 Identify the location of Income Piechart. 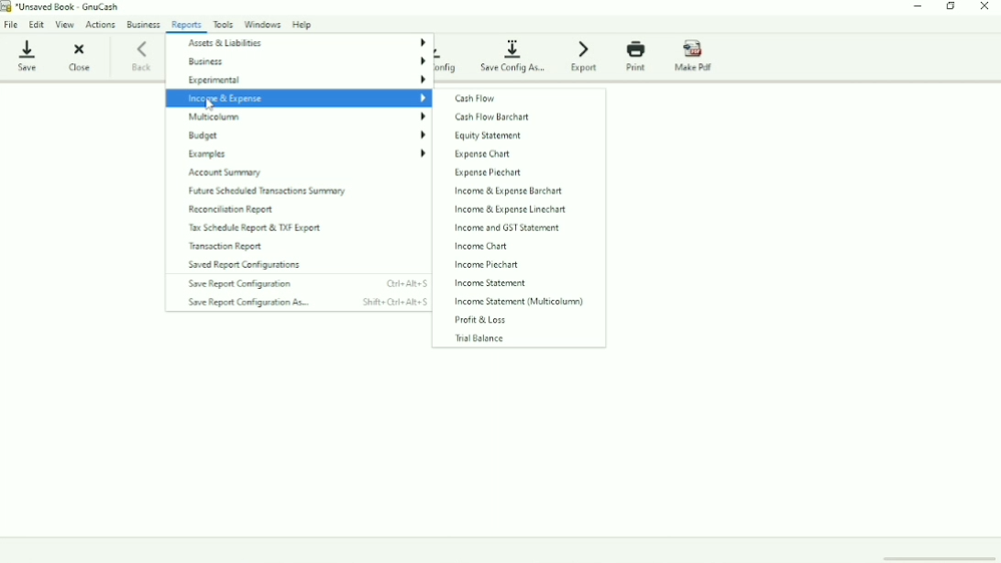
(486, 265).